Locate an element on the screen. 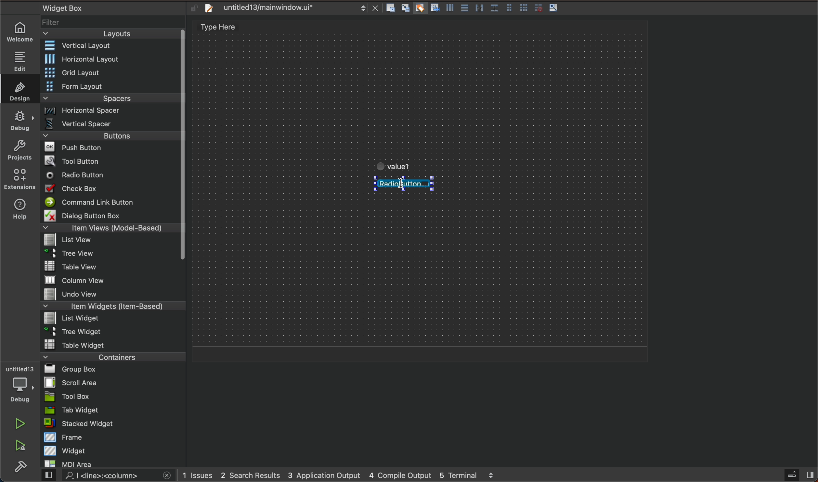 The image size is (818, 482).  is located at coordinates (524, 8).